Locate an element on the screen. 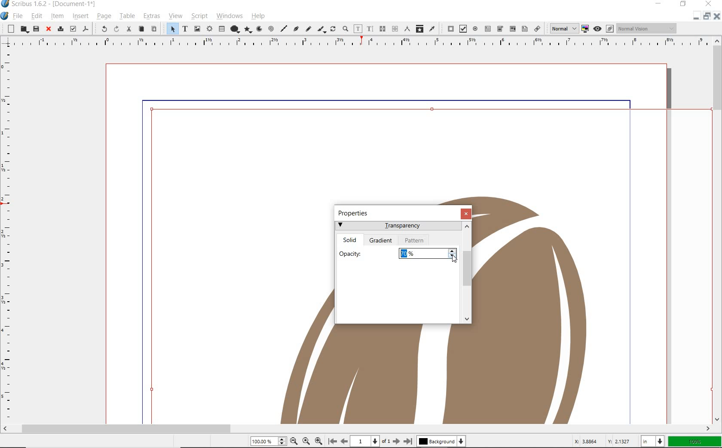  pdf combo box is located at coordinates (500, 29).